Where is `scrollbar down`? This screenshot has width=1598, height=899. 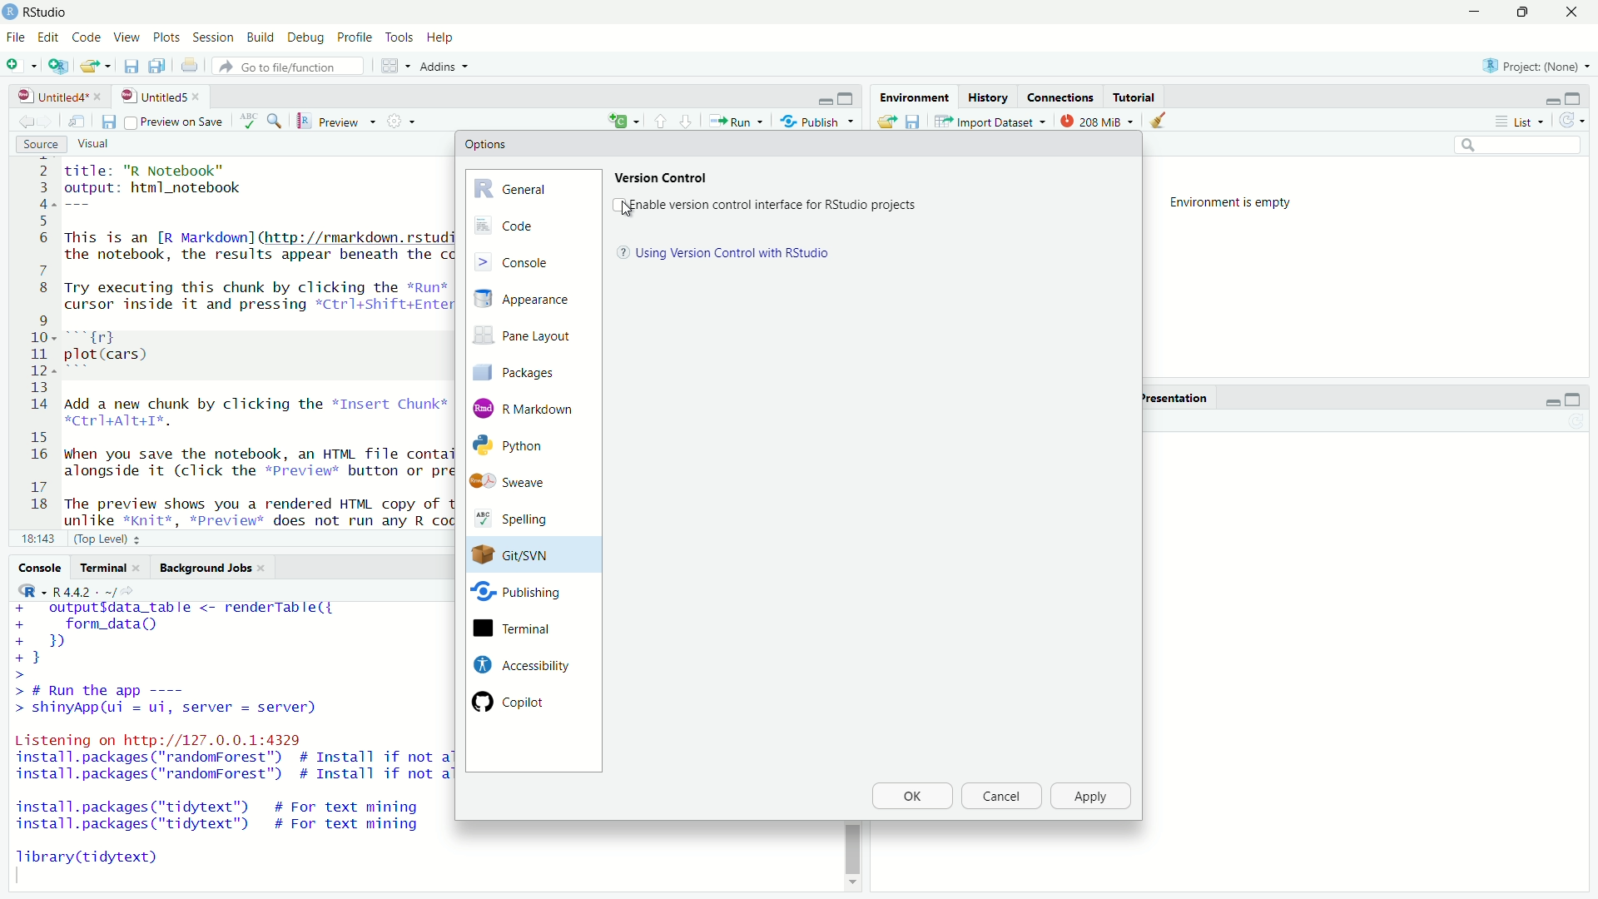
scrollbar down is located at coordinates (851, 887).